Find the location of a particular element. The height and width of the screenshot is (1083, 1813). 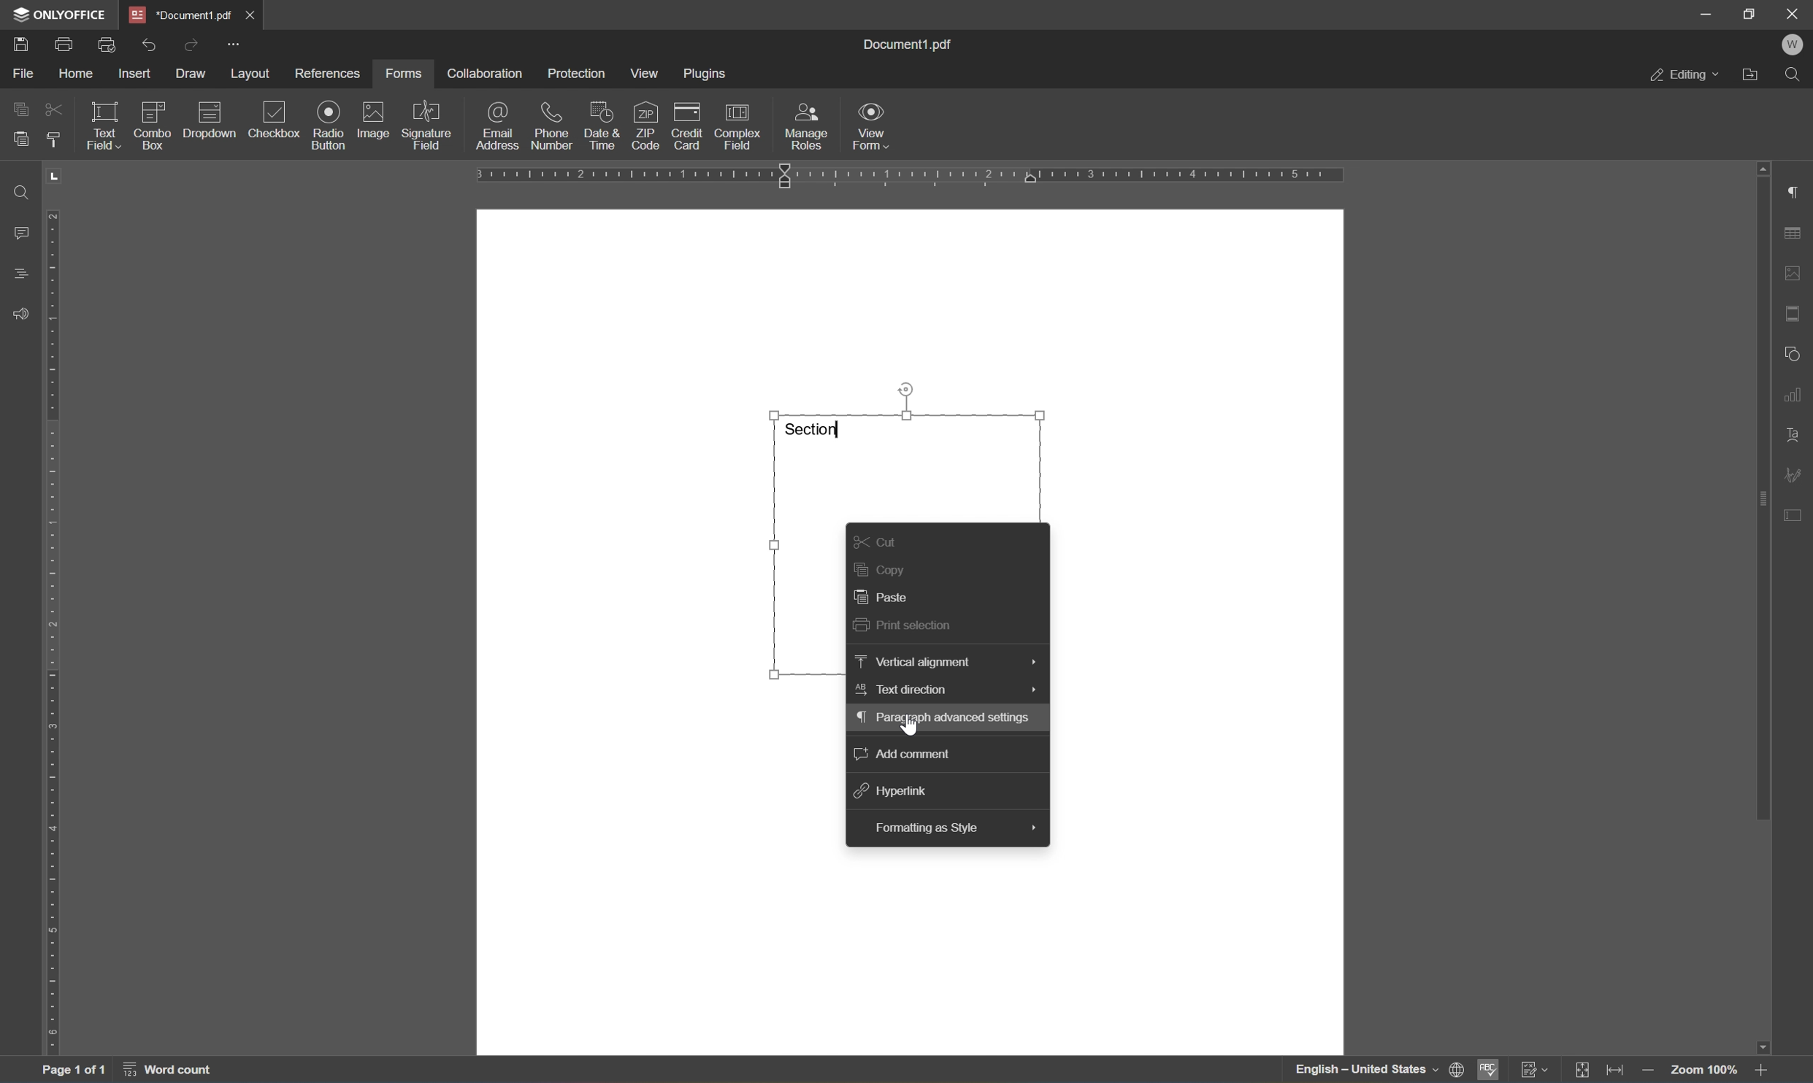

zoom out is located at coordinates (1652, 1071).